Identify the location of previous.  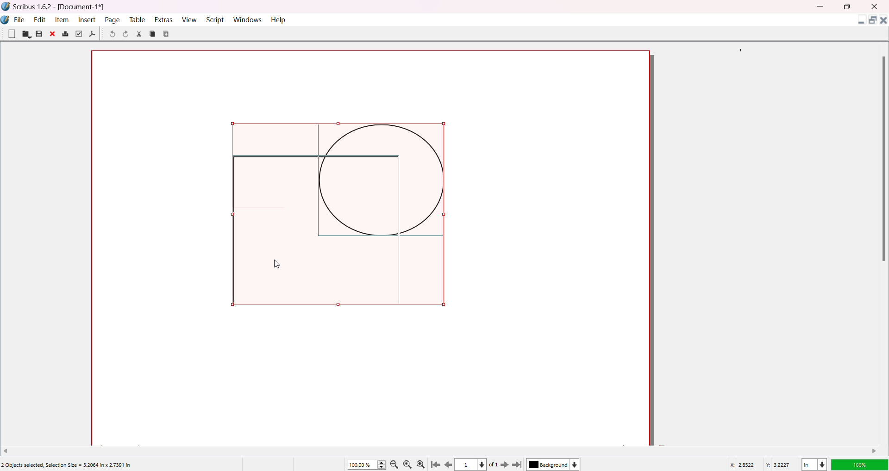
(450, 466).